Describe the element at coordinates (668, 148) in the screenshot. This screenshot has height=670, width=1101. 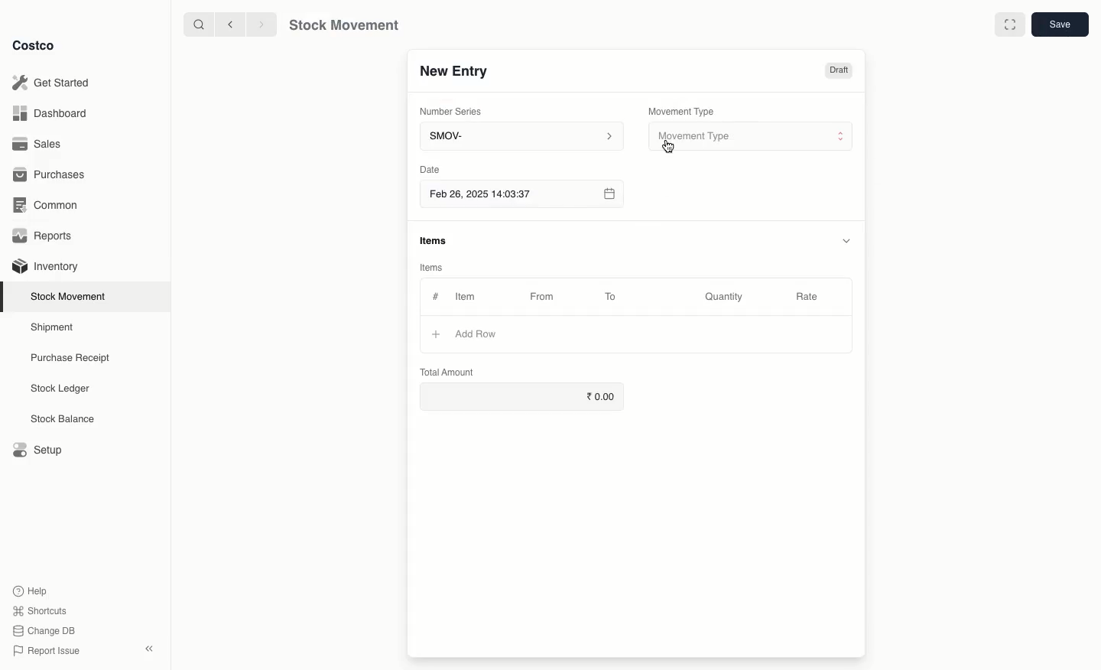
I see `cursor` at that location.